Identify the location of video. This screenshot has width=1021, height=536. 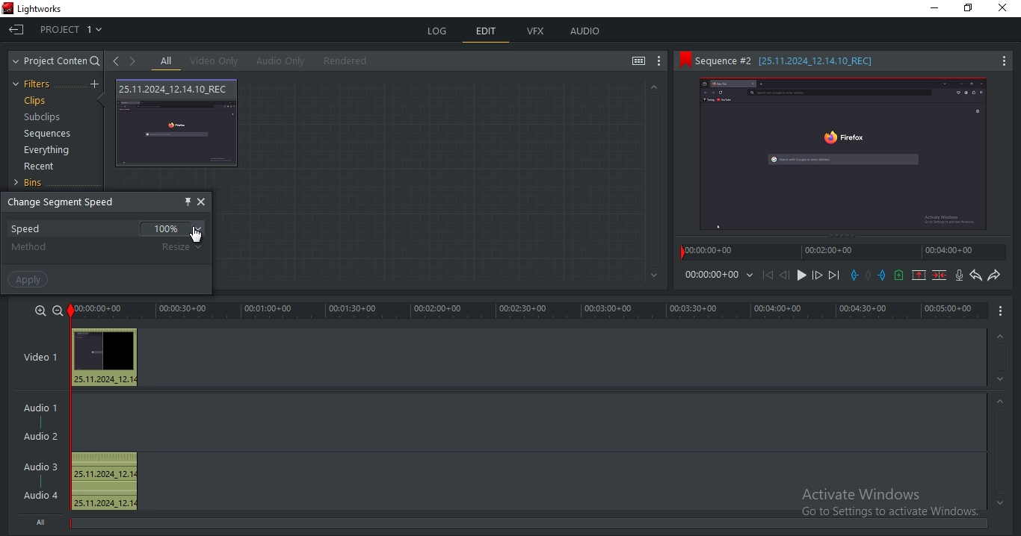
(46, 358).